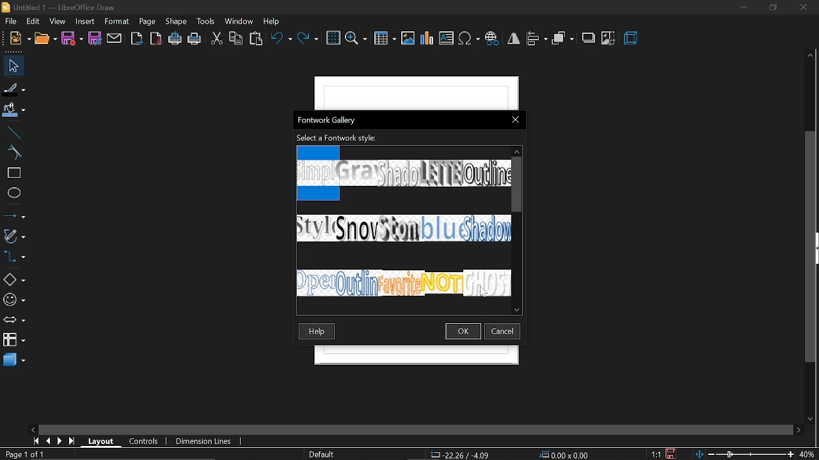 Image resolution: width=819 pixels, height=460 pixels. I want to click on scaling factor, so click(656, 455).